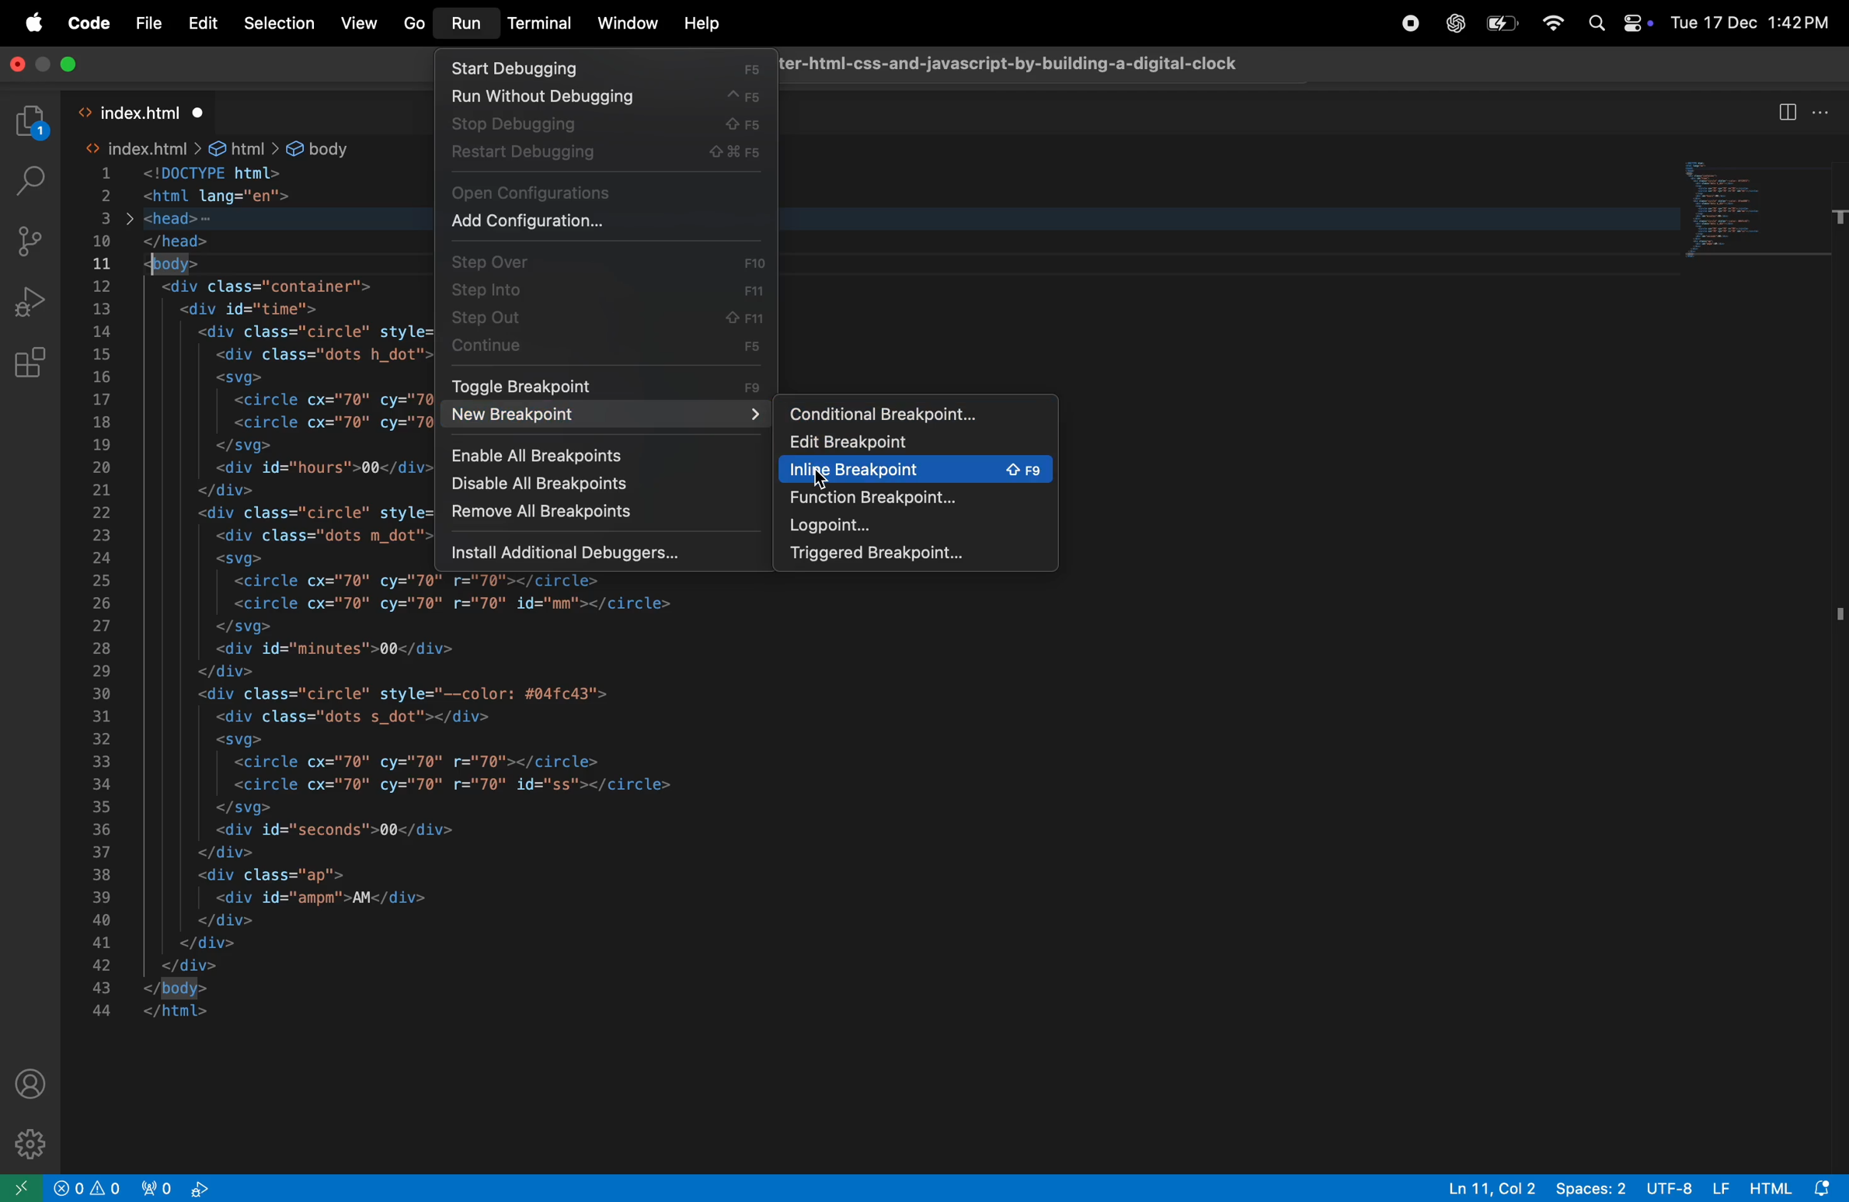  Describe the element at coordinates (30, 179) in the screenshot. I see `search` at that location.